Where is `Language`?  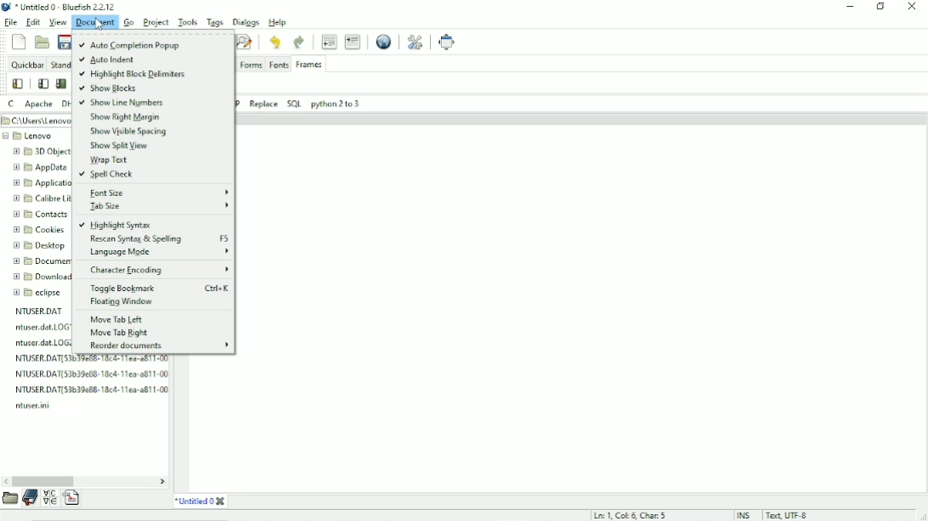
Language is located at coordinates (73, 499).